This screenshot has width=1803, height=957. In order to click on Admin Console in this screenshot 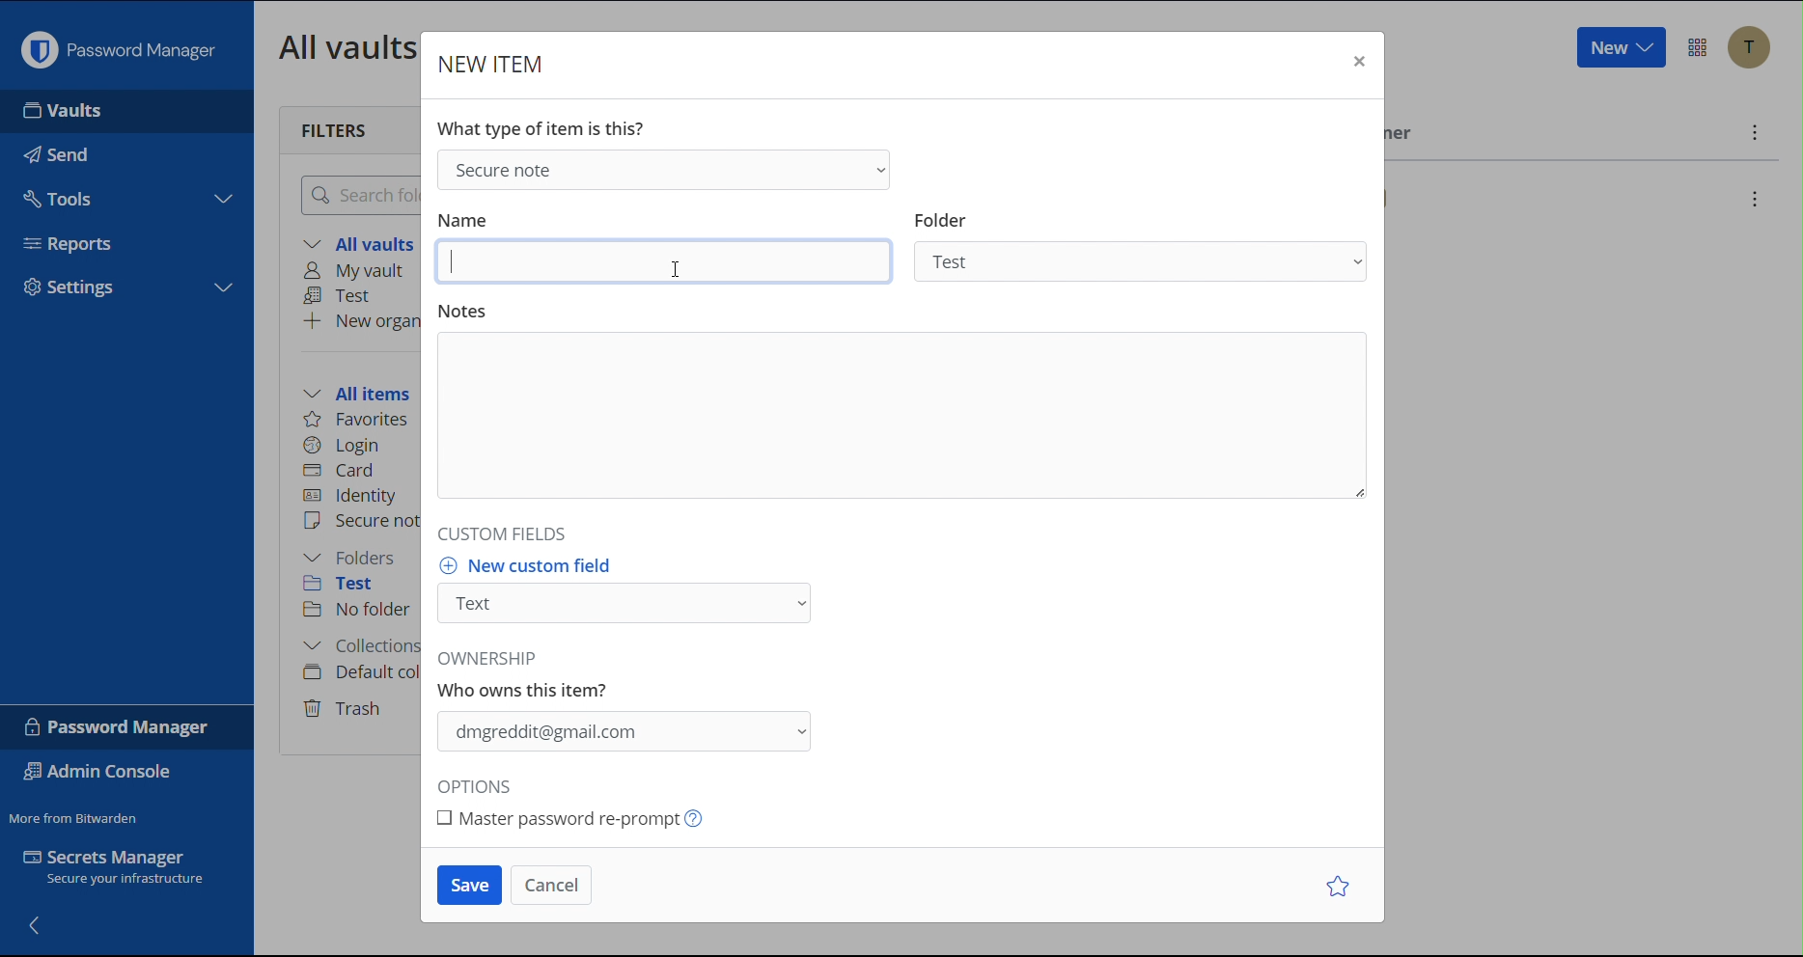, I will do `click(102, 774)`.